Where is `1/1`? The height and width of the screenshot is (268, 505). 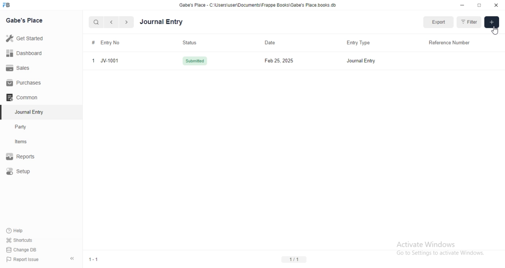 1/1 is located at coordinates (296, 260).